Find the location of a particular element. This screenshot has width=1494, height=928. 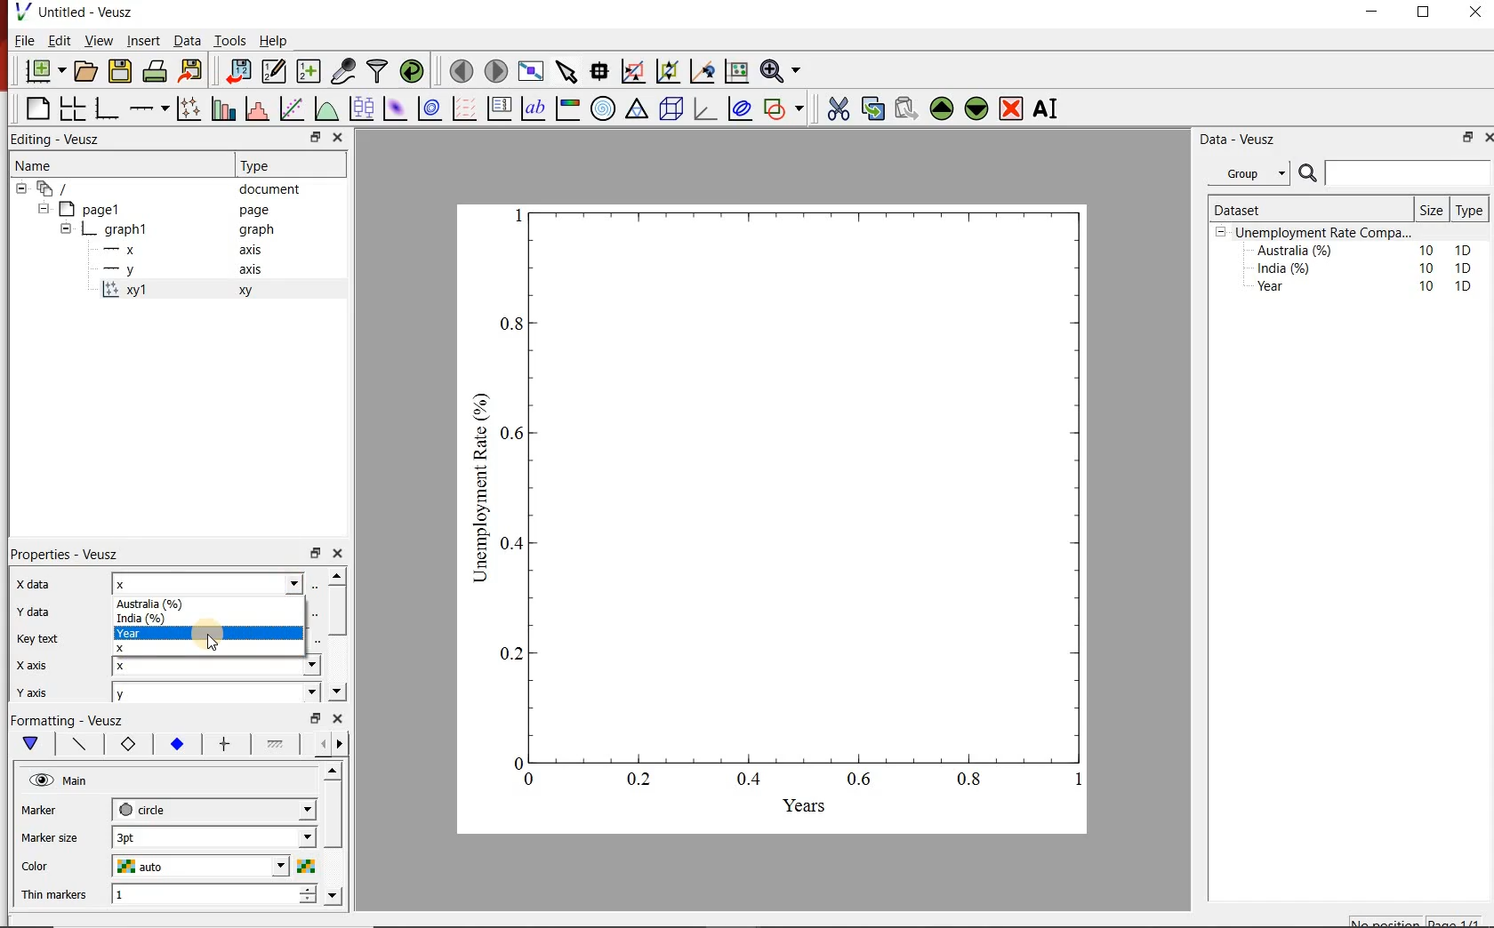

plot covariance ellipses is located at coordinates (741, 108).